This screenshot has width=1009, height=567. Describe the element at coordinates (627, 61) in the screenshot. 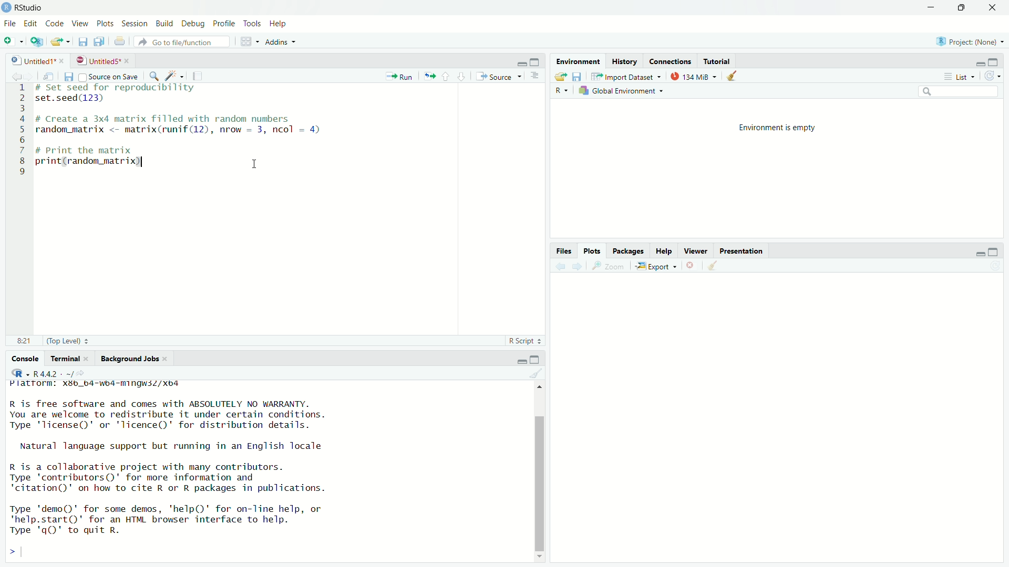

I see `History` at that location.